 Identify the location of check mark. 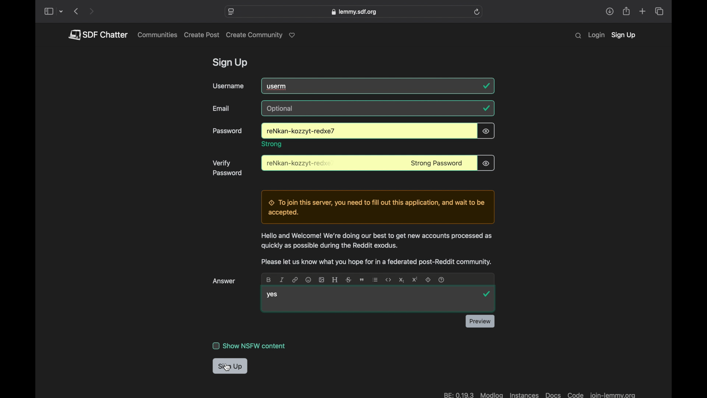
(486, 108).